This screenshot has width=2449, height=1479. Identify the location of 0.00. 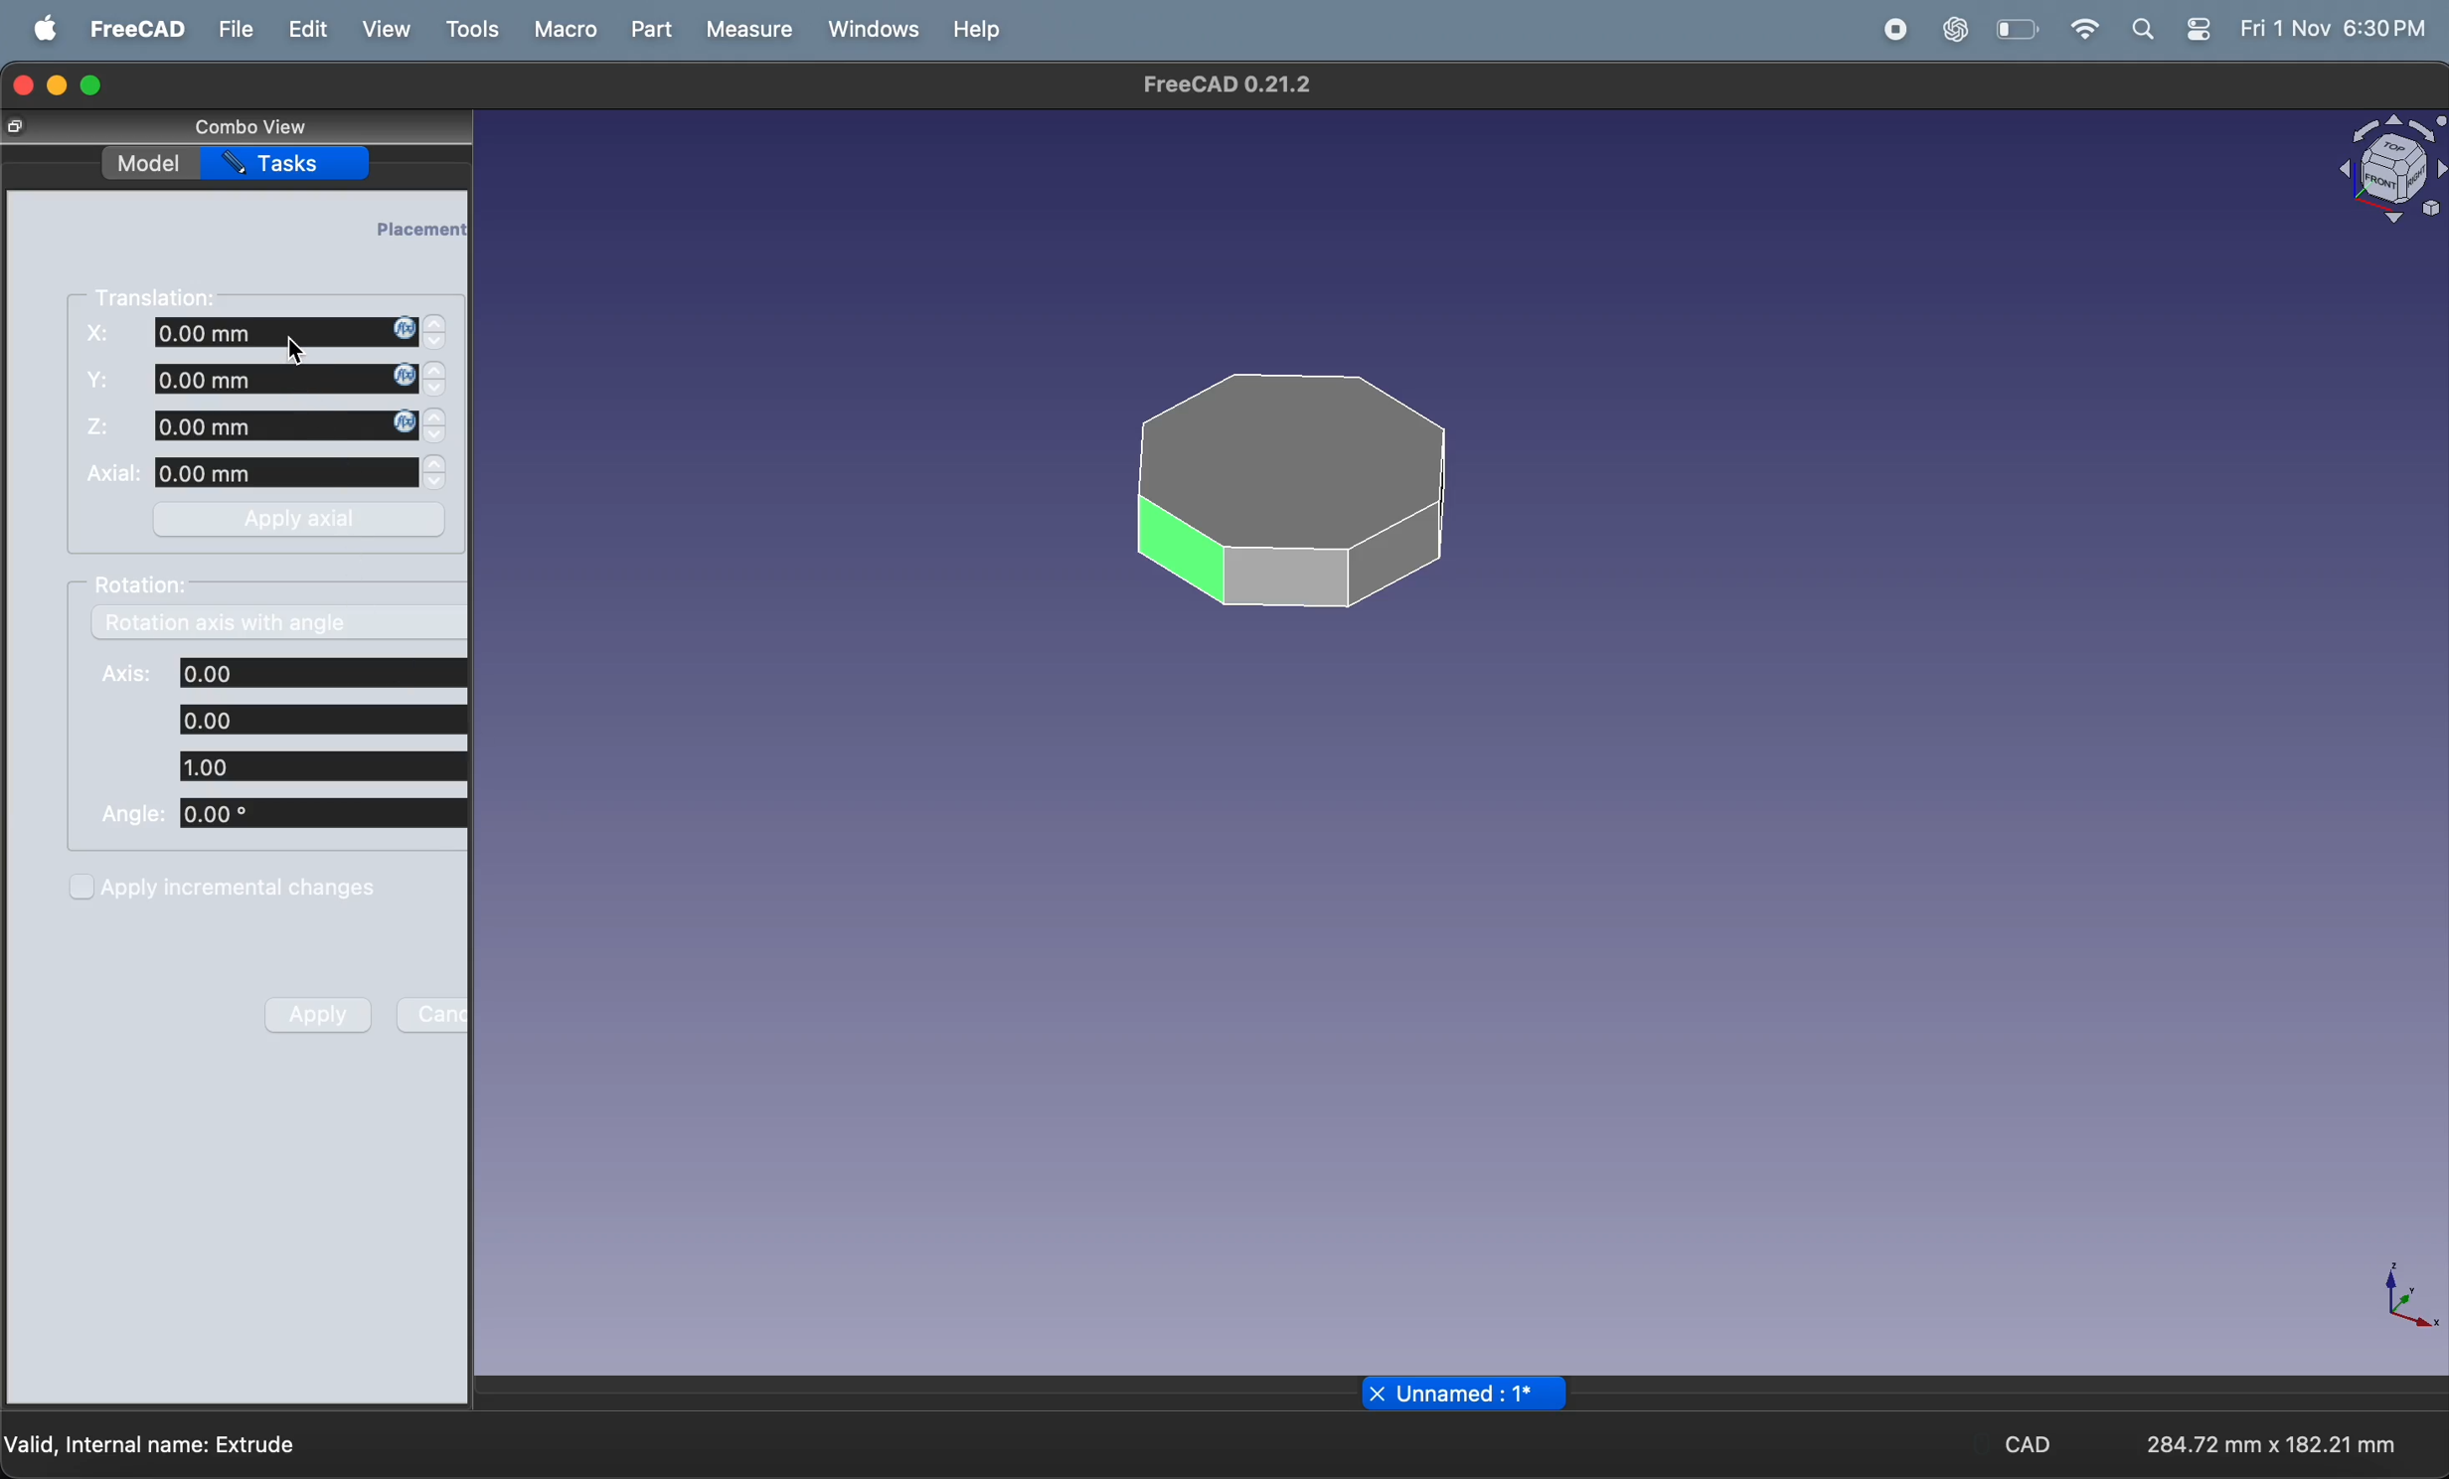
(318, 718).